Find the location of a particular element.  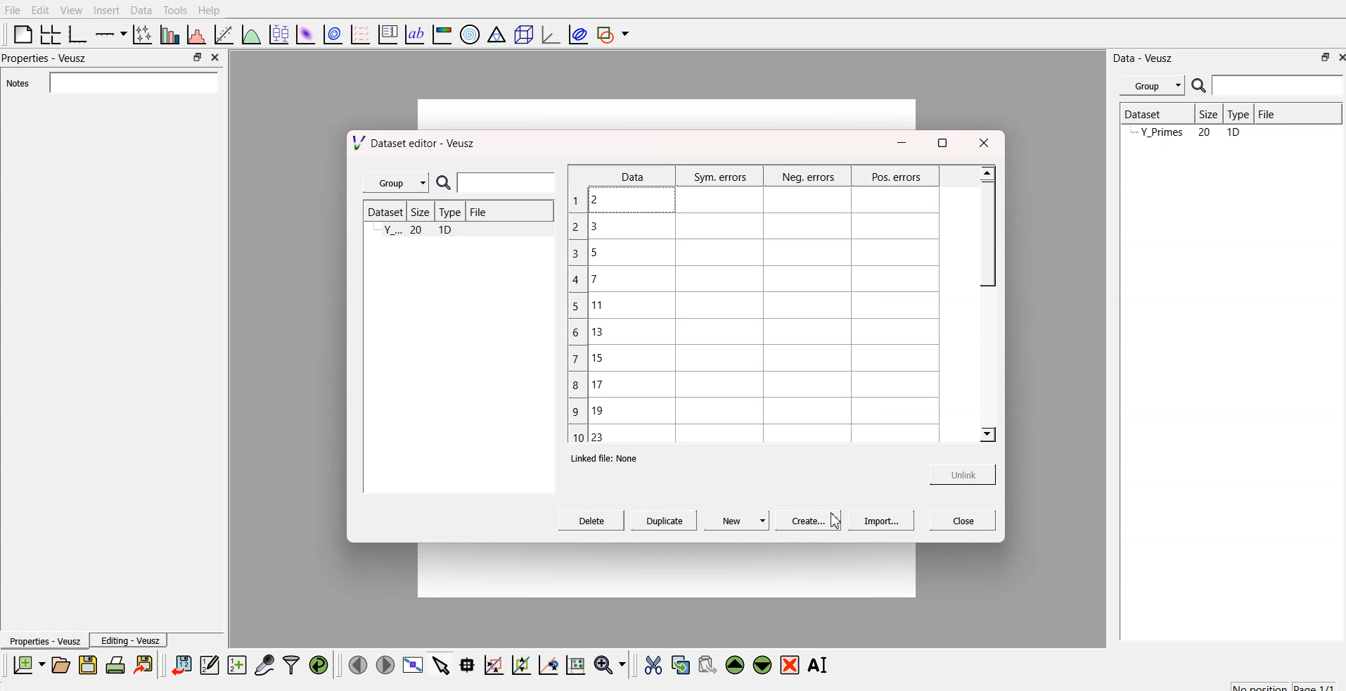

cut the widget is located at coordinates (650, 665).